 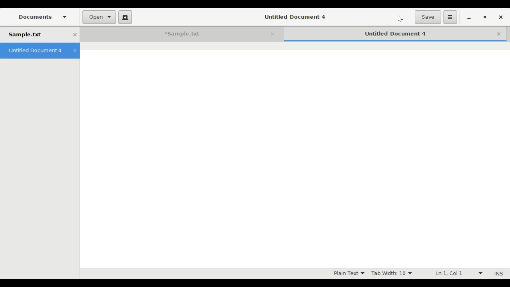 I want to click on Restore, so click(x=487, y=18).